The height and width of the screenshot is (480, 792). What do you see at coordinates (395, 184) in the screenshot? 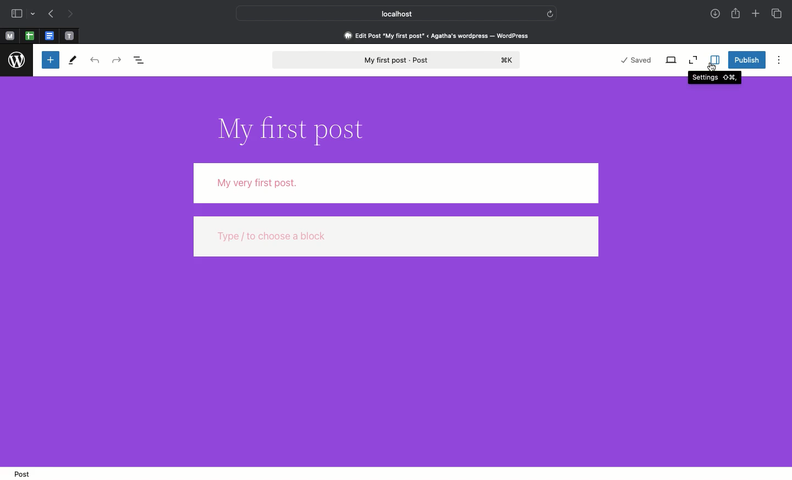
I see `Body` at bounding box center [395, 184].